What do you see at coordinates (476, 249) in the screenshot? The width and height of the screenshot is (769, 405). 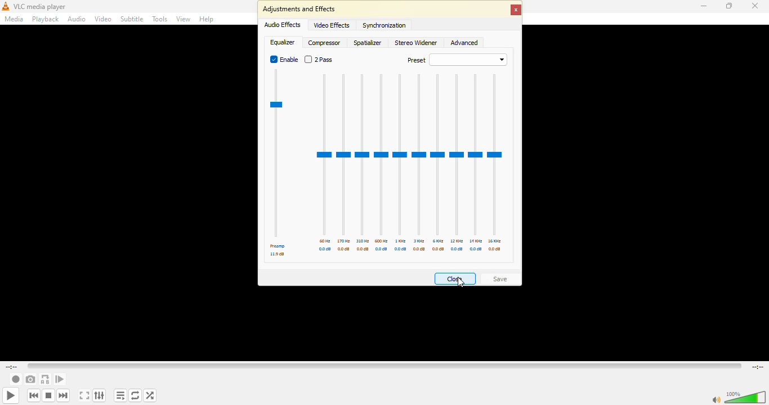 I see `db` at bounding box center [476, 249].